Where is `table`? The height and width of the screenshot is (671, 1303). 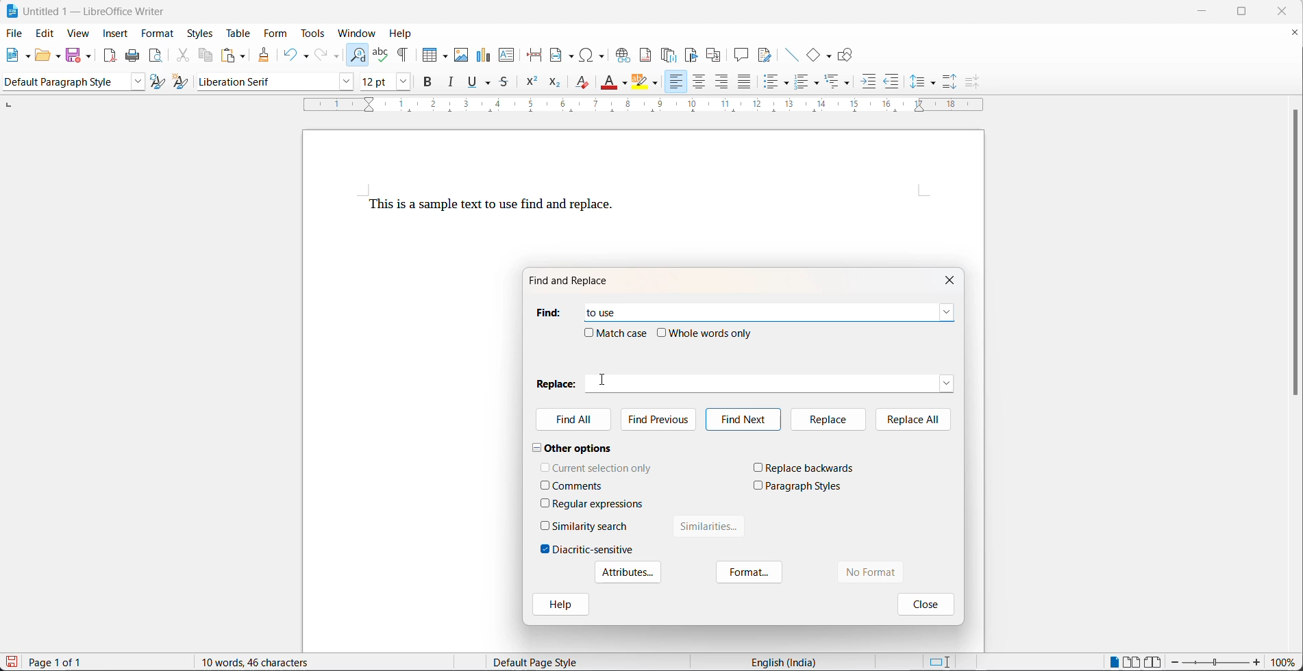
table is located at coordinates (236, 33).